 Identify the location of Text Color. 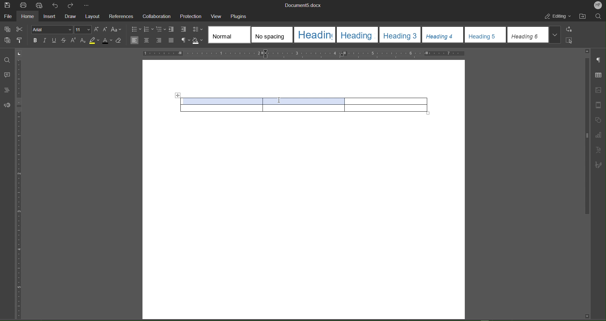
(107, 40).